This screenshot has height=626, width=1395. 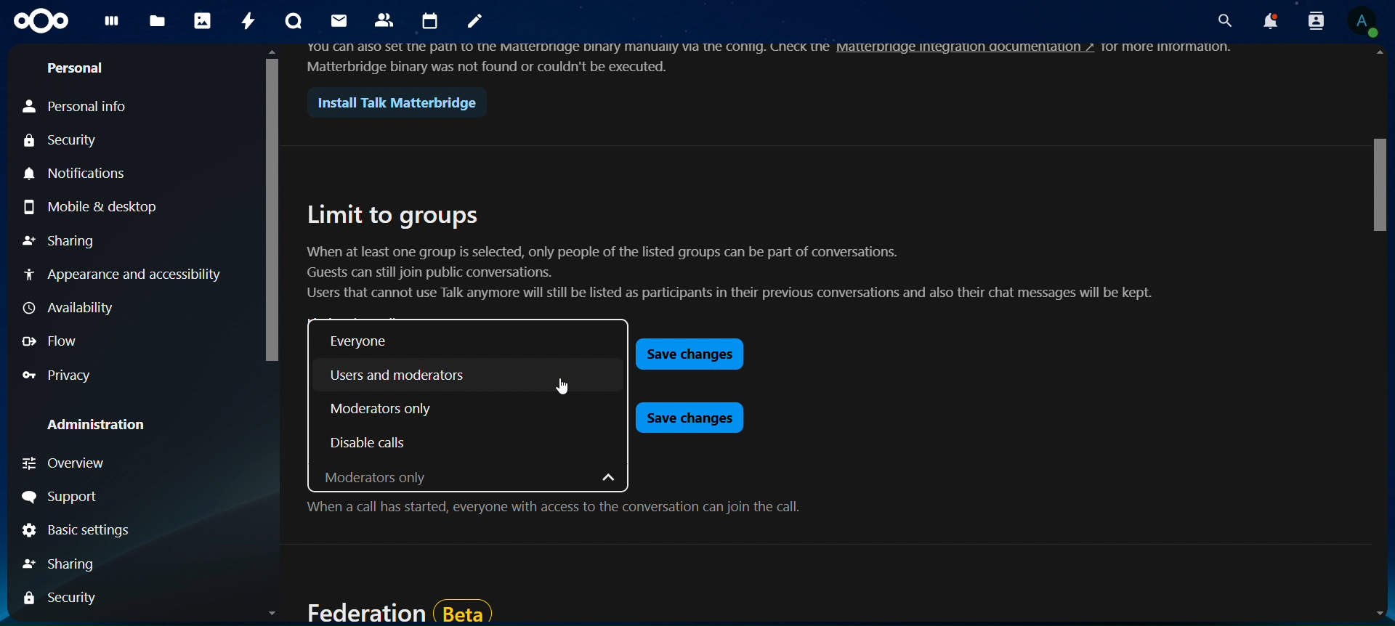 I want to click on cursor, so click(x=564, y=389).